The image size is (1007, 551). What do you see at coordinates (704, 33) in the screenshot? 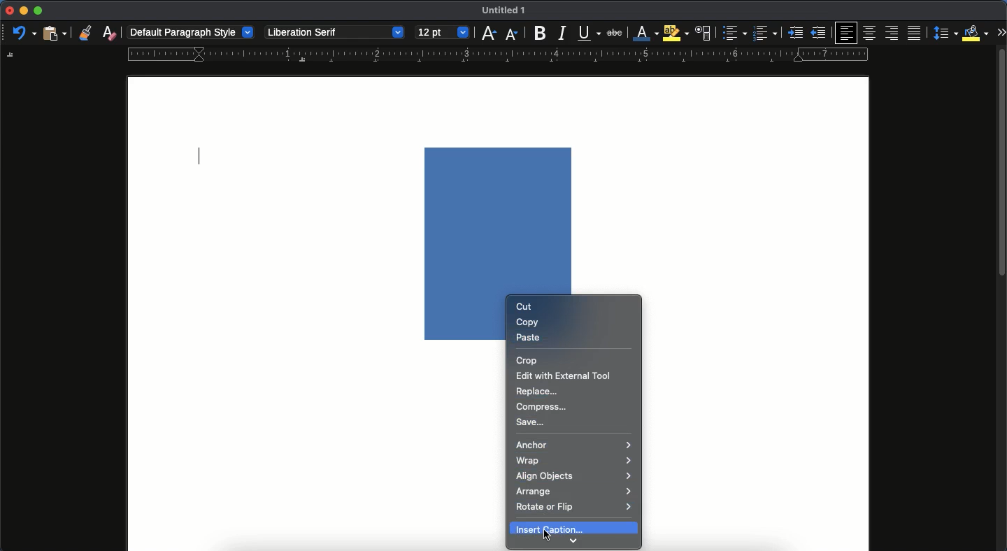
I see `character` at bounding box center [704, 33].